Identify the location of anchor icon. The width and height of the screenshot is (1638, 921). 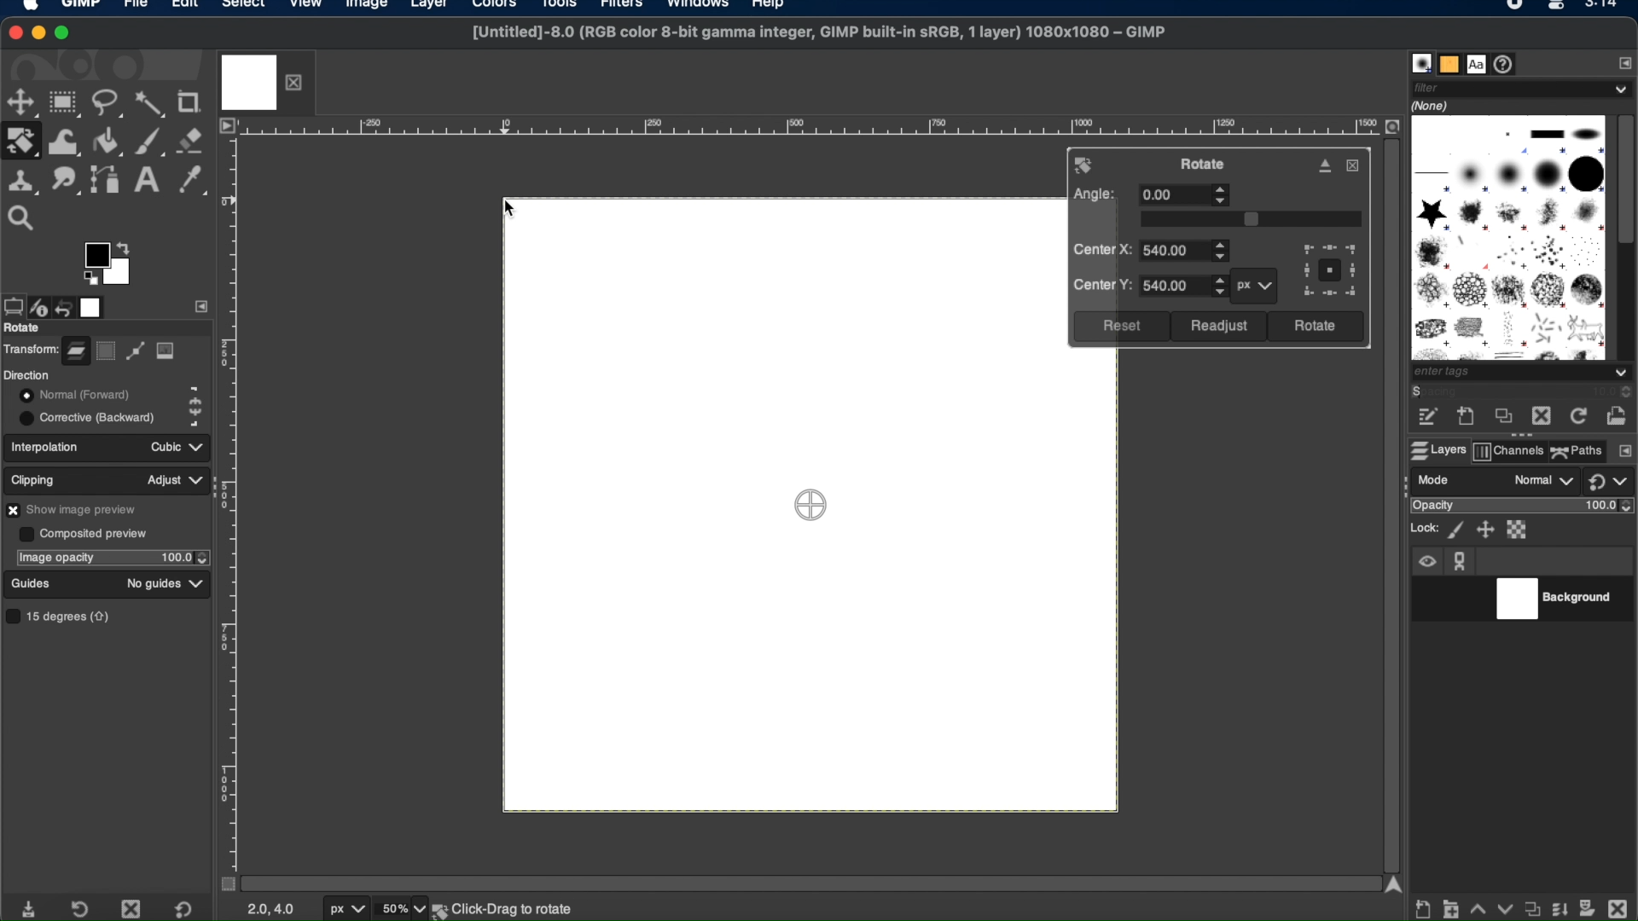
(1461, 561).